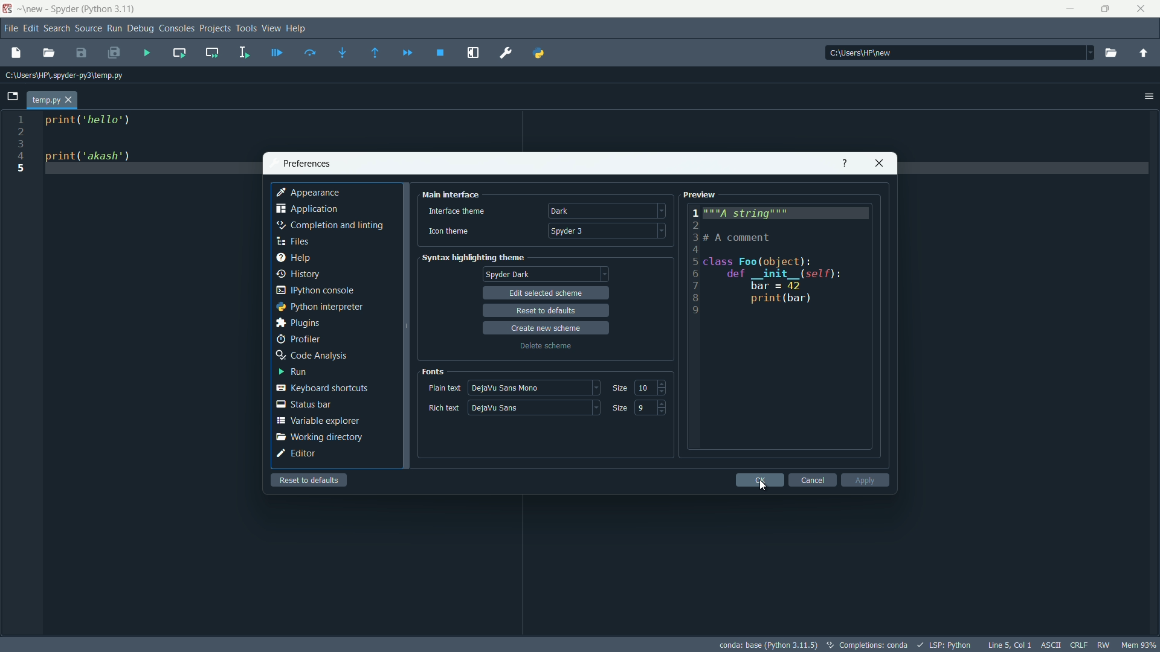 The image size is (1160, 652). I want to click on preferences, so click(306, 164).